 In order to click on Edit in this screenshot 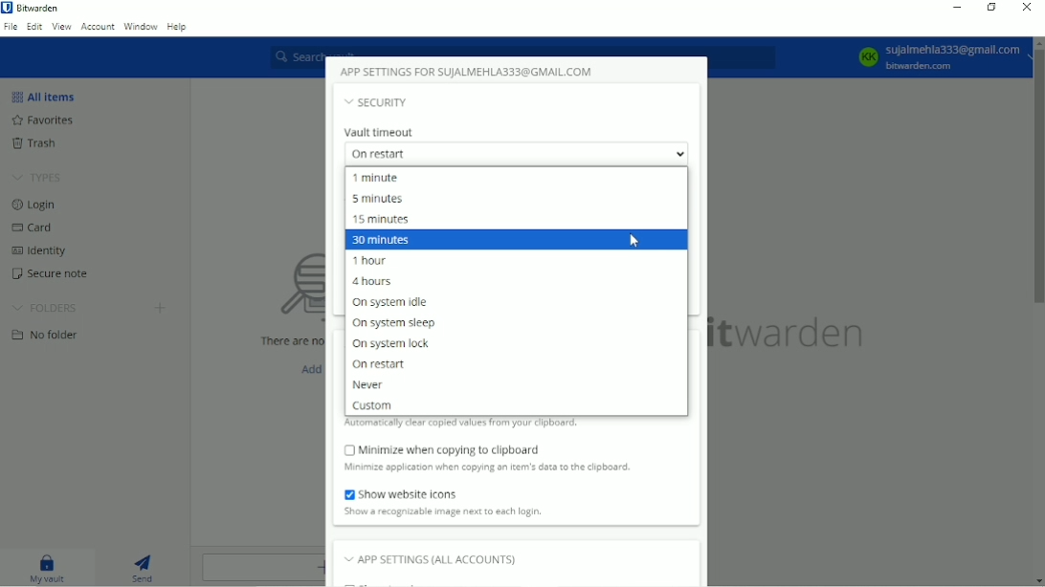, I will do `click(34, 28)`.